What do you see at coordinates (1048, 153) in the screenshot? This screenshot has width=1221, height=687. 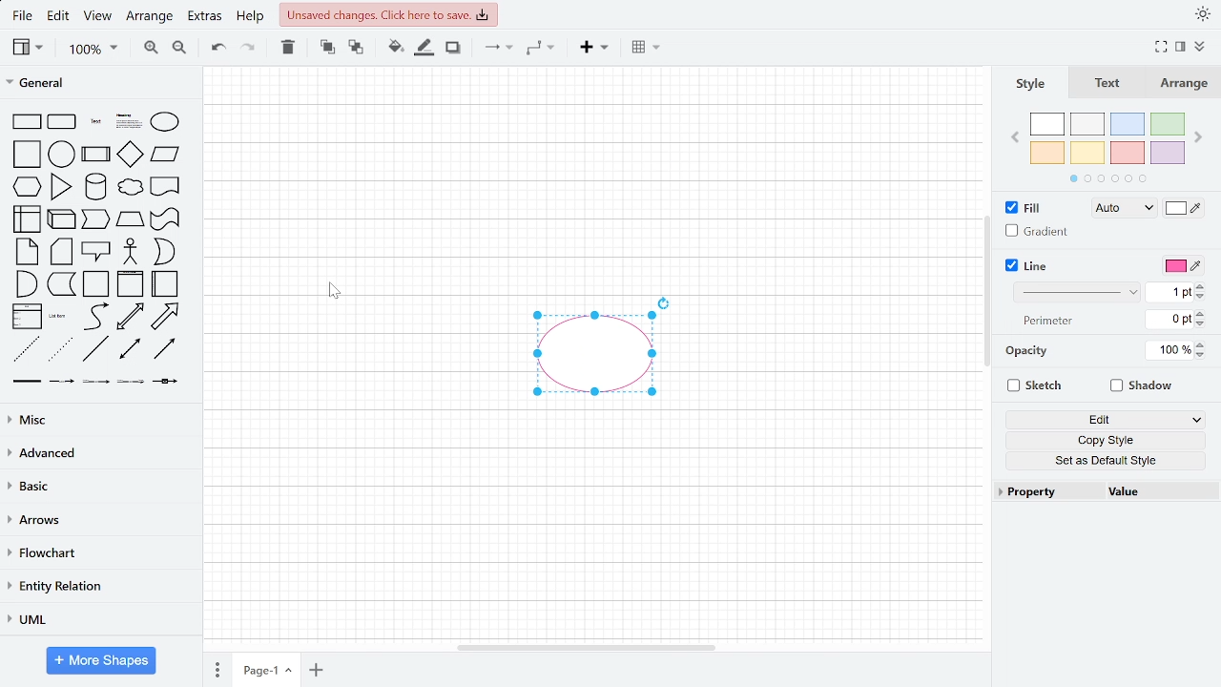 I see `orange` at bounding box center [1048, 153].